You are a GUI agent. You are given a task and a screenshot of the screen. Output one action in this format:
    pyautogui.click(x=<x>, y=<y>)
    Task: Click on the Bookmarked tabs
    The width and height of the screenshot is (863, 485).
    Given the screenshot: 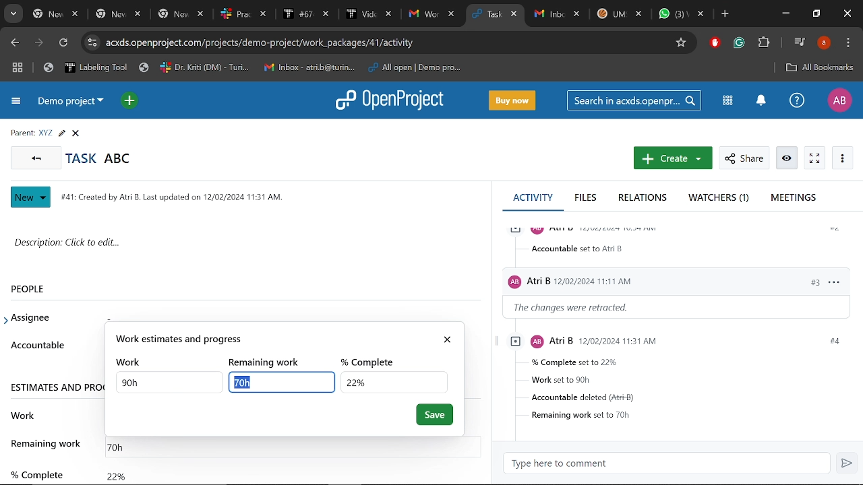 What is the action you would take?
    pyautogui.click(x=255, y=68)
    